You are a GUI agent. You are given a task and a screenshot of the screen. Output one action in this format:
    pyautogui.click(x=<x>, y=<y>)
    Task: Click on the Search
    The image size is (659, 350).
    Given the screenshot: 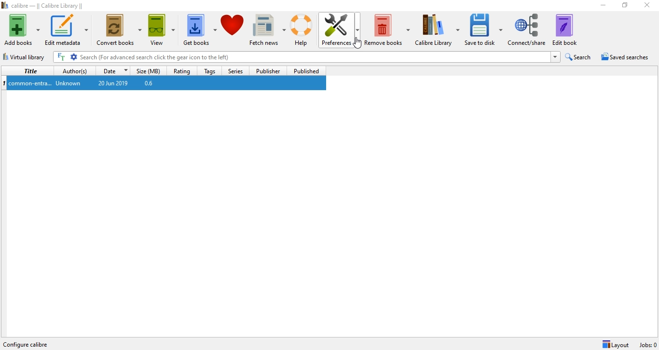 What is the action you would take?
    pyautogui.click(x=579, y=57)
    